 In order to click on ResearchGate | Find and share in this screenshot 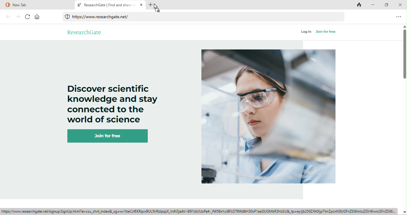, I will do `click(111, 5)`.